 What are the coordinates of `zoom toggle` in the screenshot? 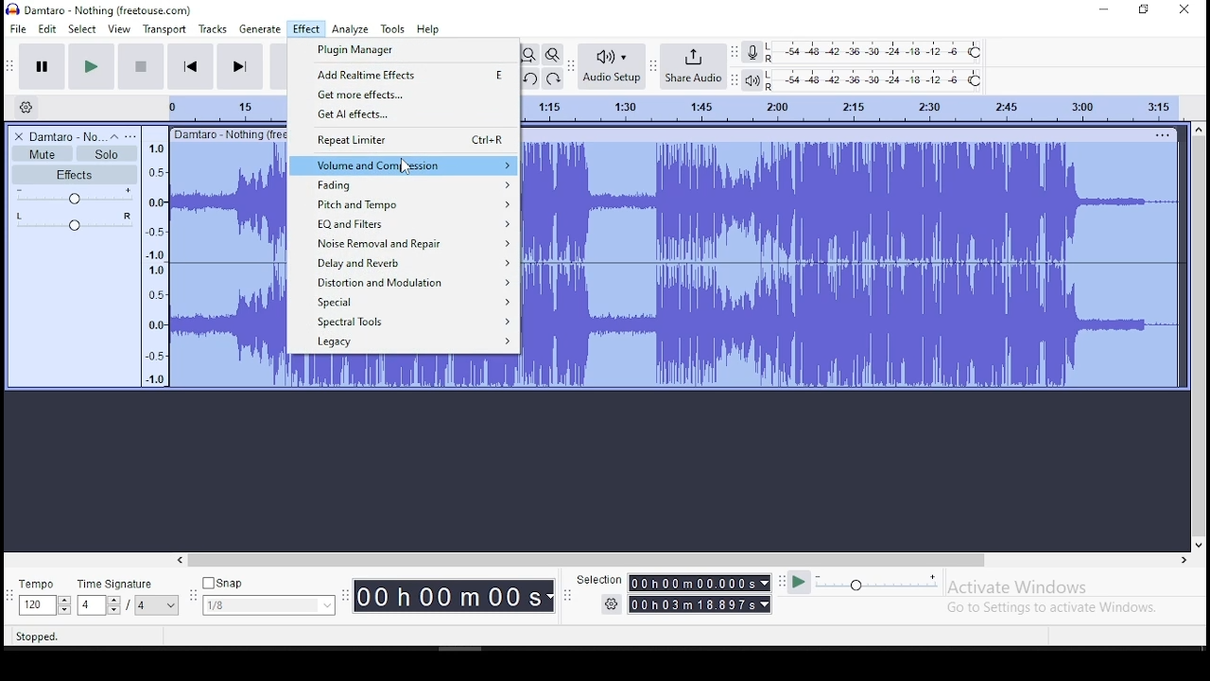 It's located at (552, 54).